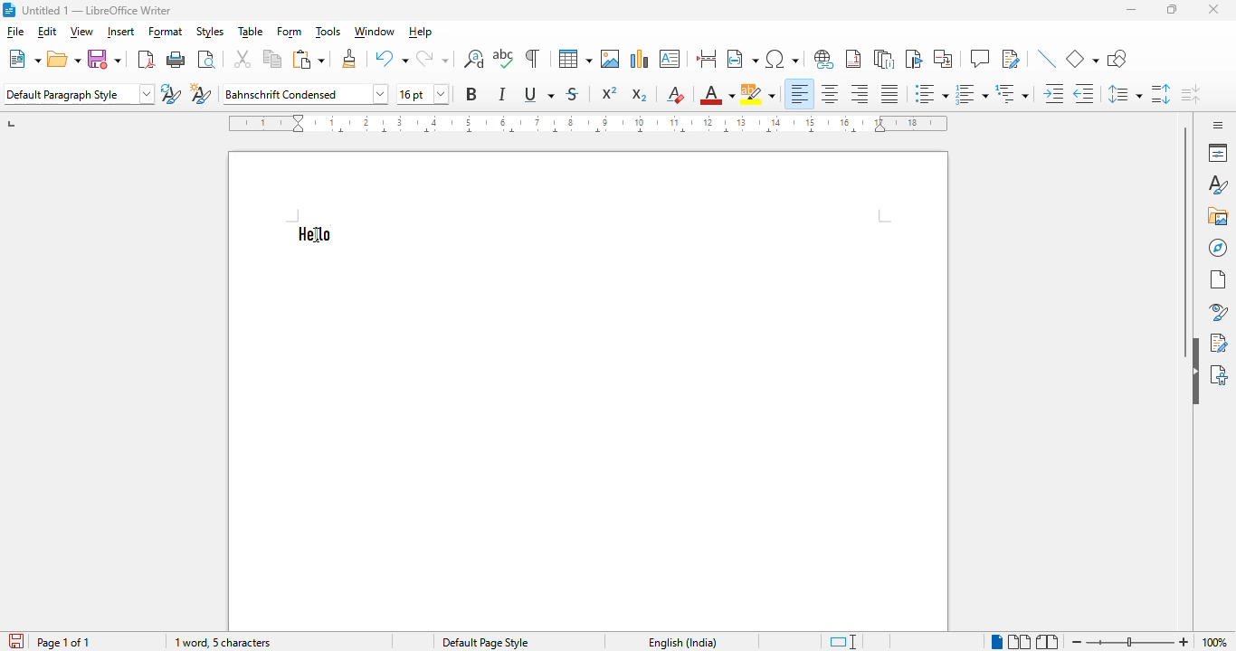 This screenshot has width=1236, height=651. Describe the element at coordinates (82, 33) in the screenshot. I see `view` at that location.